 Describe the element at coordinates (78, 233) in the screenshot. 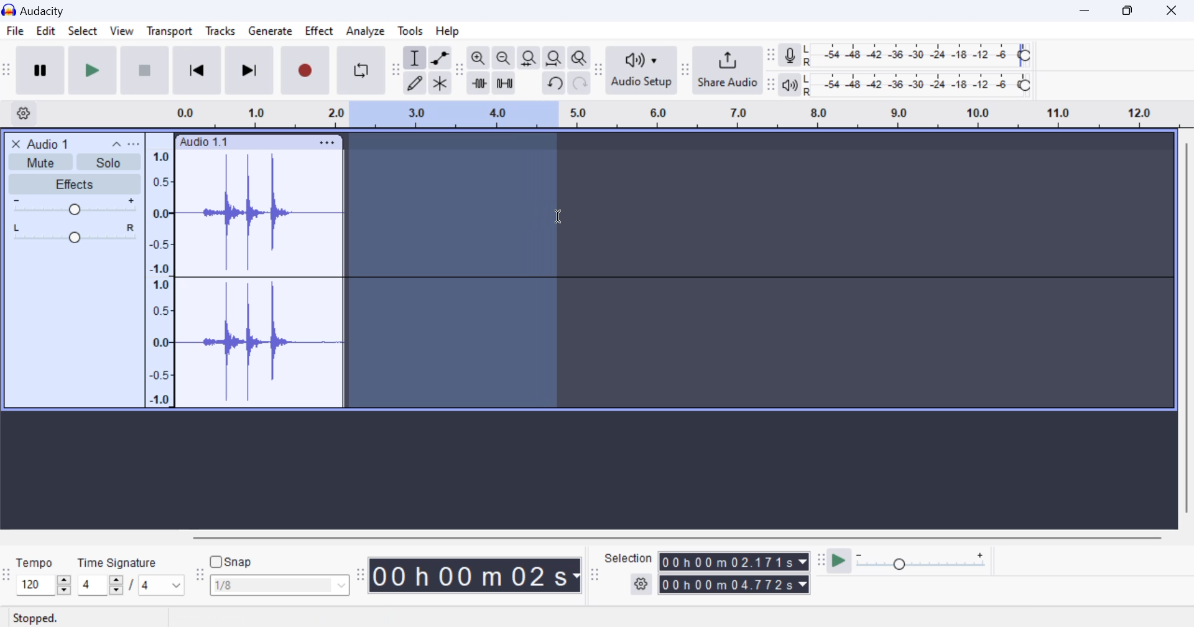

I see `Pan Center` at that location.